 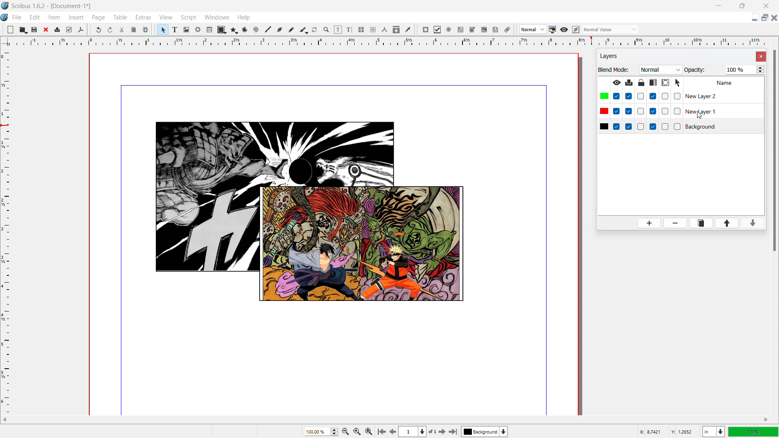 What do you see at coordinates (413, 432) in the screenshot?
I see `select current page` at bounding box center [413, 432].